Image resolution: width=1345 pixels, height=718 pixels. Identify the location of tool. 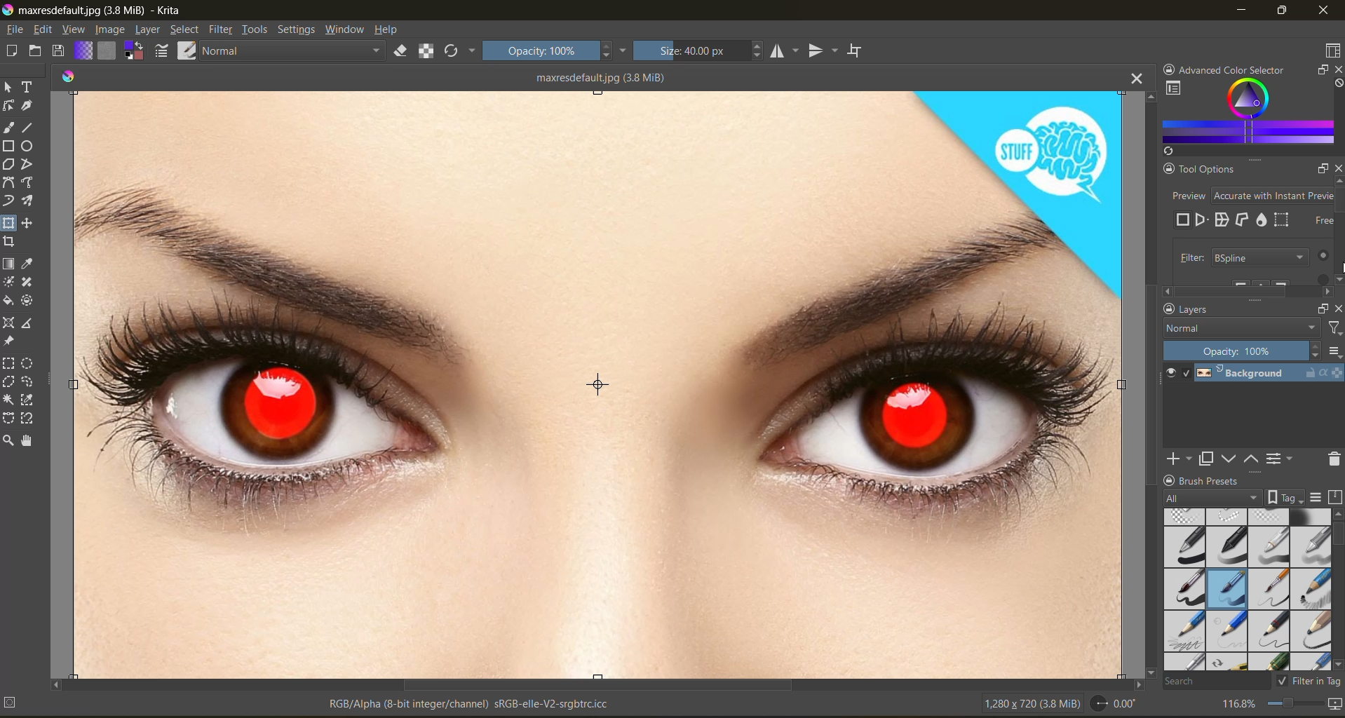
(32, 200).